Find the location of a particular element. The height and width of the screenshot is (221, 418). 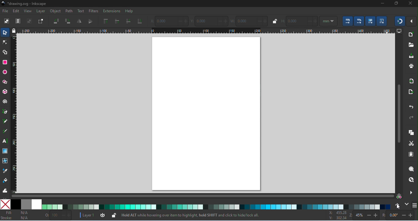

vertical scroll bar is located at coordinates (398, 113).